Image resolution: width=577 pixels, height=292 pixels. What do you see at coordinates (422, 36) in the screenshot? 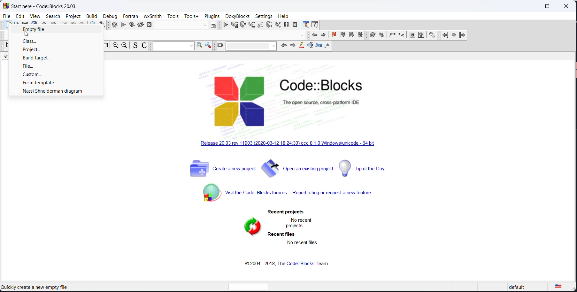
I see `HTML help` at bounding box center [422, 36].